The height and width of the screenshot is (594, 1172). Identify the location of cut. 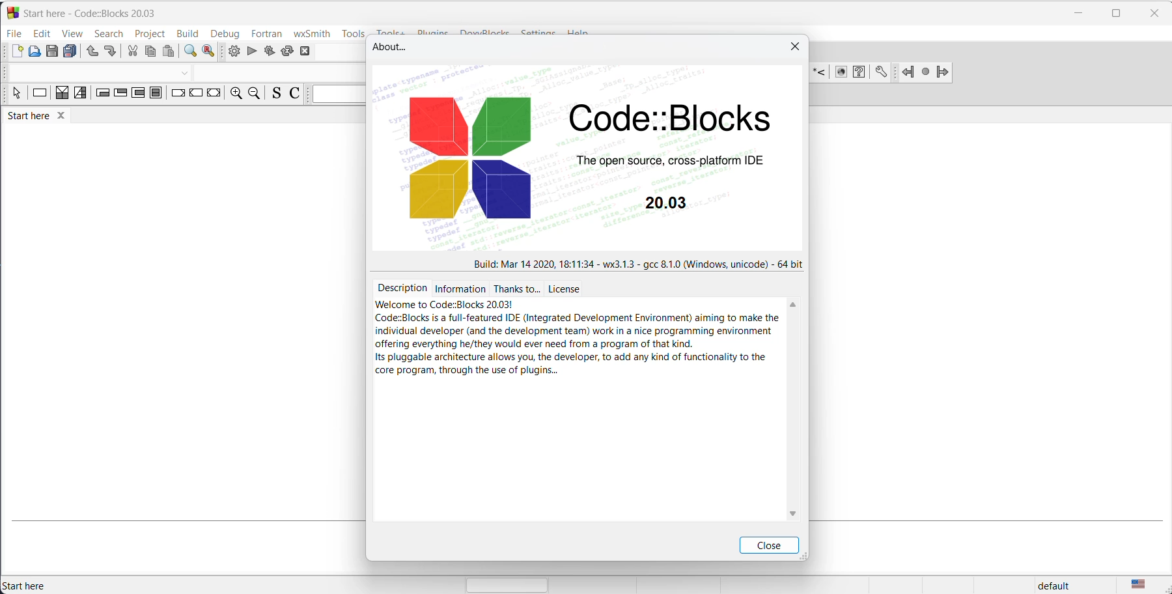
(132, 51).